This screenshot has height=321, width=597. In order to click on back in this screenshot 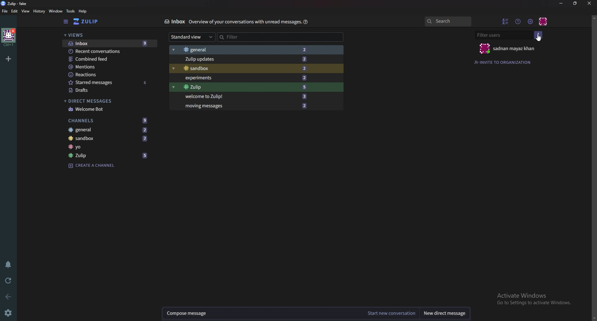, I will do `click(7, 296)`.